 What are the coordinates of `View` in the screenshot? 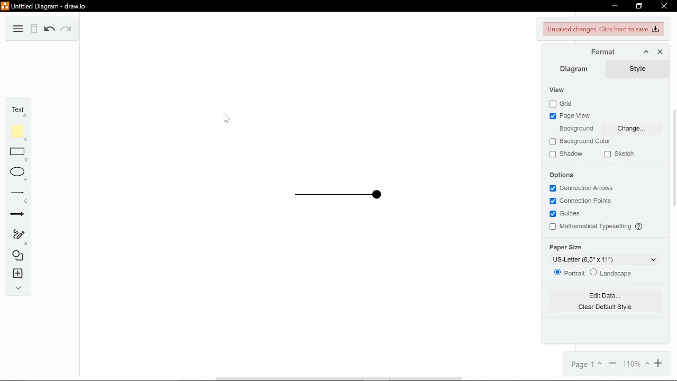 It's located at (563, 90).